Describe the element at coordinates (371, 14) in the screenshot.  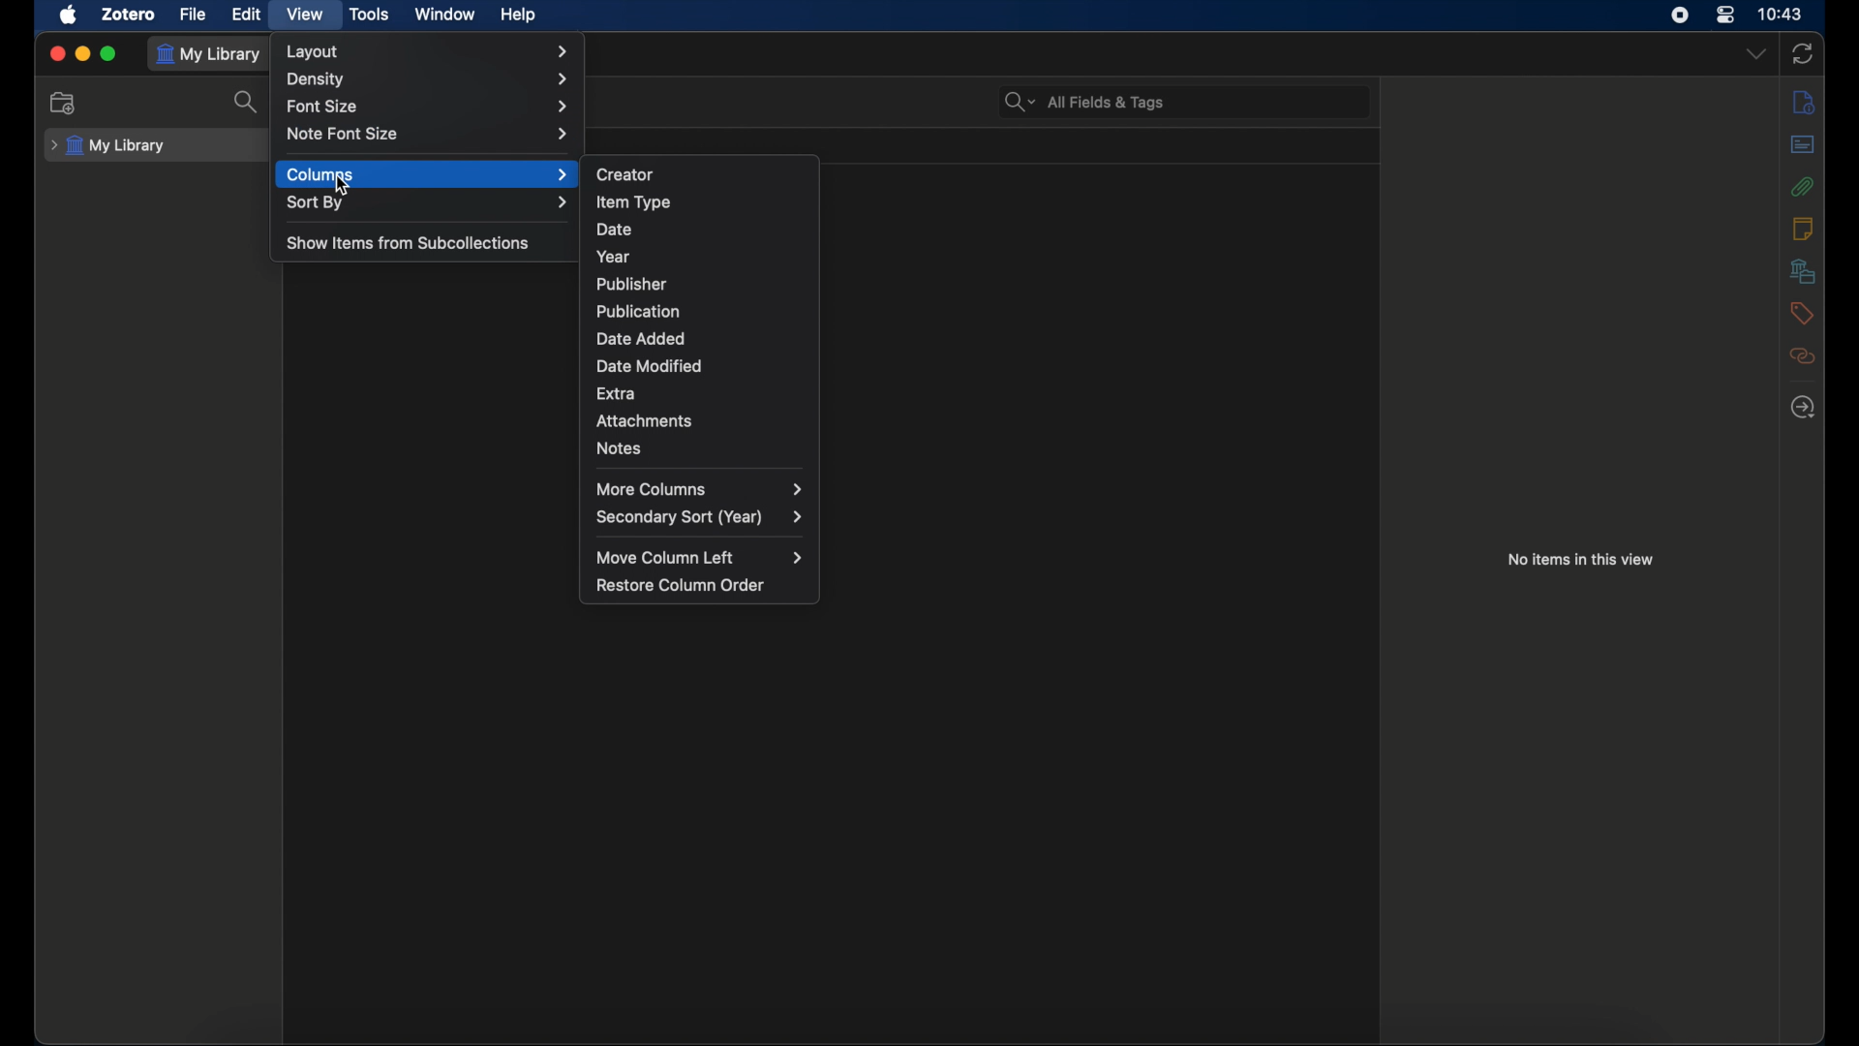
I see `tools` at that location.